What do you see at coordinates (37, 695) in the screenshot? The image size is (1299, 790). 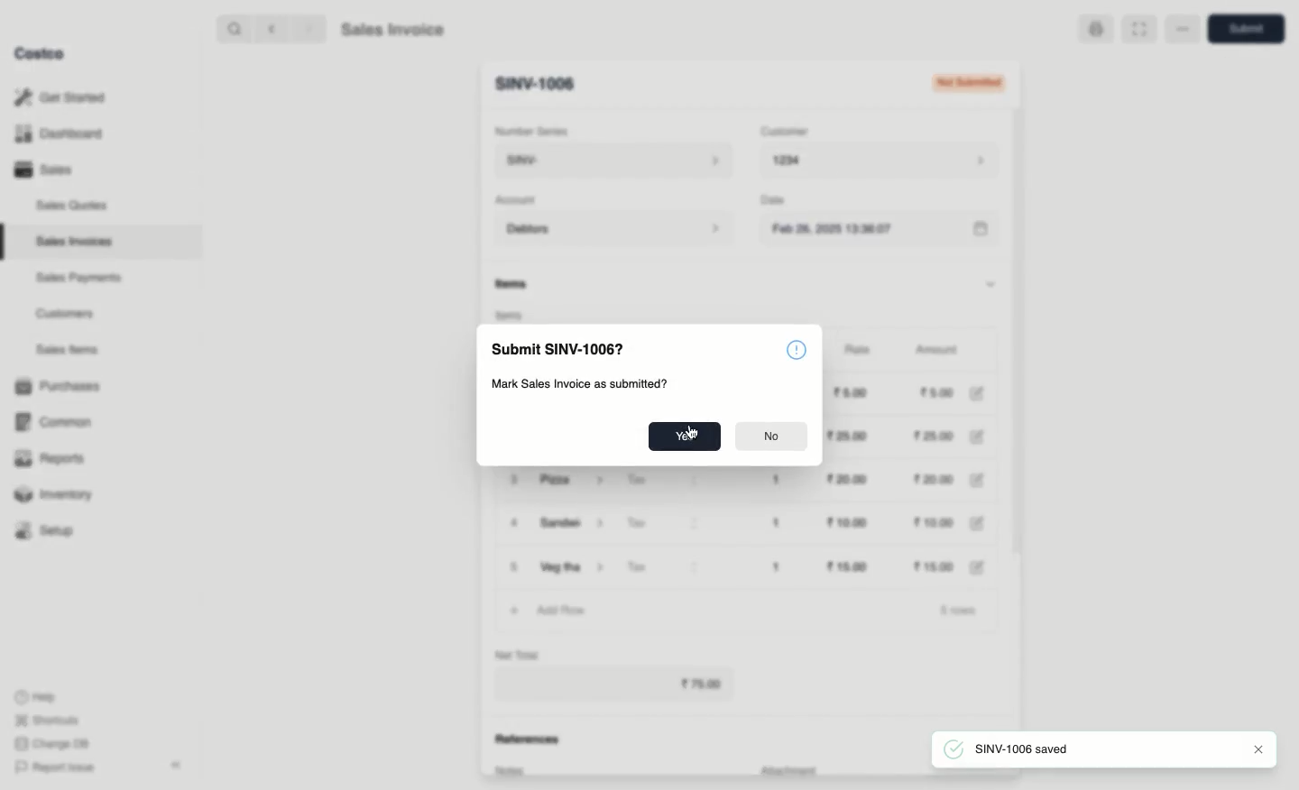 I see `Help` at bounding box center [37, 695].